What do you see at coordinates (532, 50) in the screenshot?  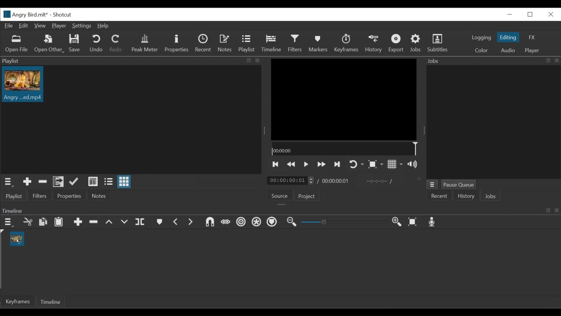 I see `Player` at bounding box center [532, 50].